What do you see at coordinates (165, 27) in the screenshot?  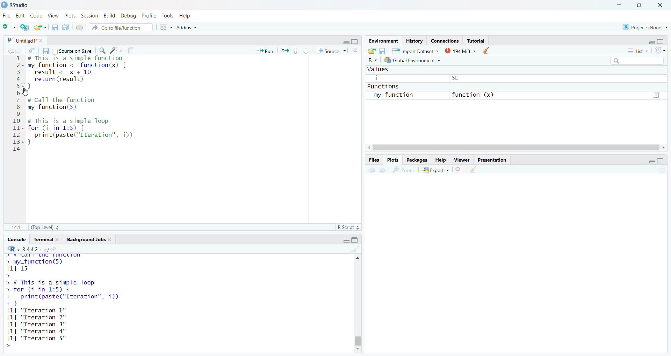 I see `workspace panes` at bounding box center [165, 27].